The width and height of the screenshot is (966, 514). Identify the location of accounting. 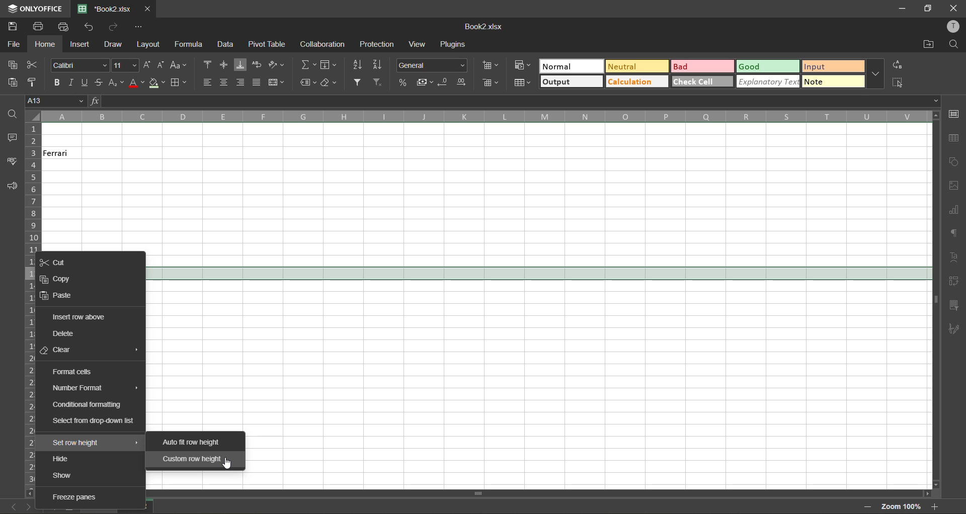
(426, 83).